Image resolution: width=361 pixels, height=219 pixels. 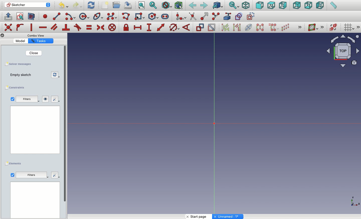 What do you see at coordinates (238, 16) in the screenshot?
I see `Carbon copy` at bounding box center [238, 16].